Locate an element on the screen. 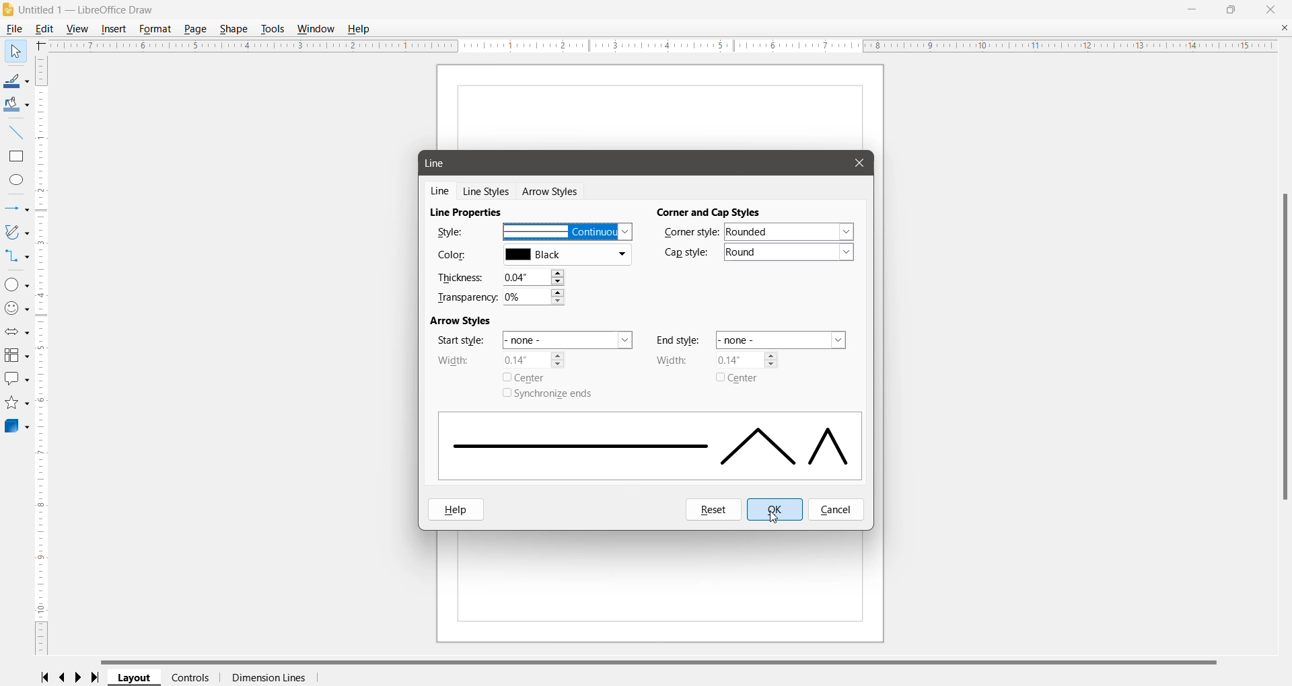  Close Document is located at coordinates (1284, 28).